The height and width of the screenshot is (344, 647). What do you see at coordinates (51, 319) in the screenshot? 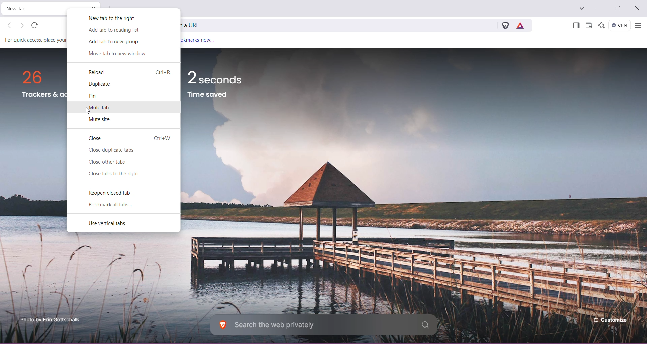
I see `Click to enterbrave.com photo scholarship programme` at bounding box center [51, 319].